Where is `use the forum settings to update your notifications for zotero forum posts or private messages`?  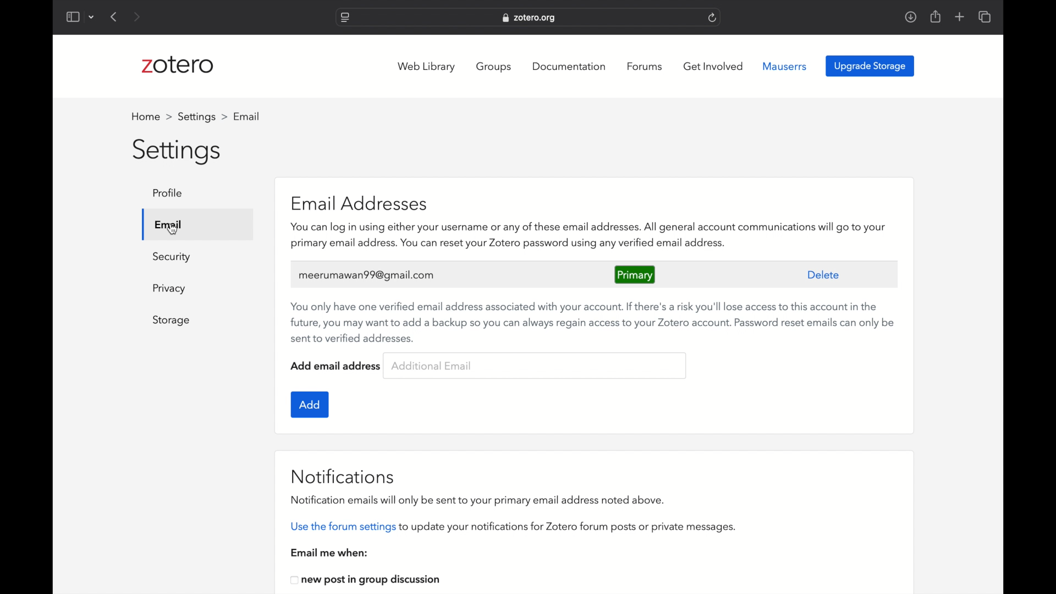 use the forum settings to update your notifications for zotero forum posts or private messages is located at coordinates (513, 528).